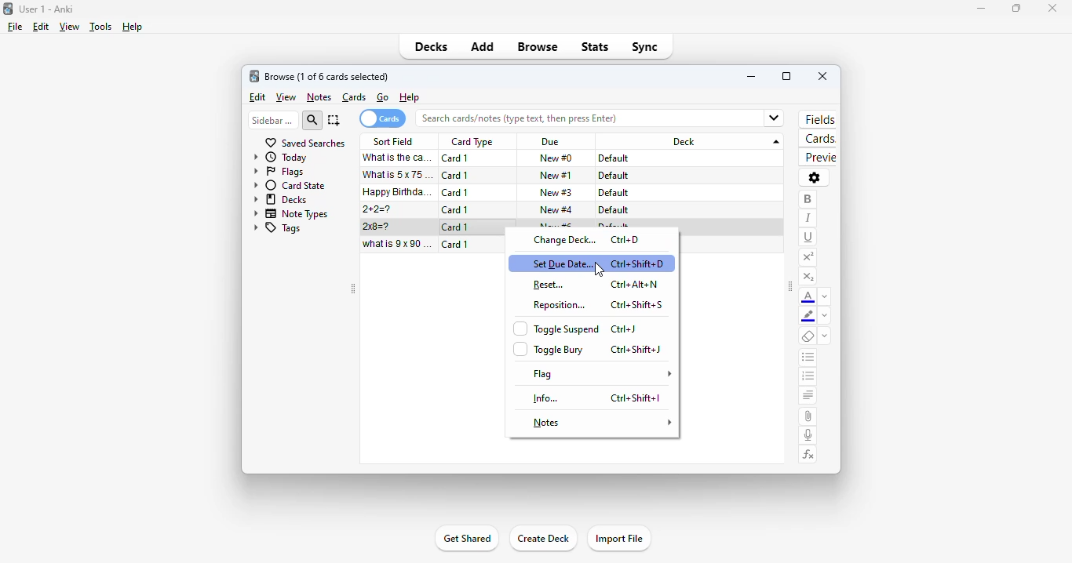 The image size is (1072, 563). Describe the element at coordinates (257, 97) in the screenshot. I see `edit` at that location.